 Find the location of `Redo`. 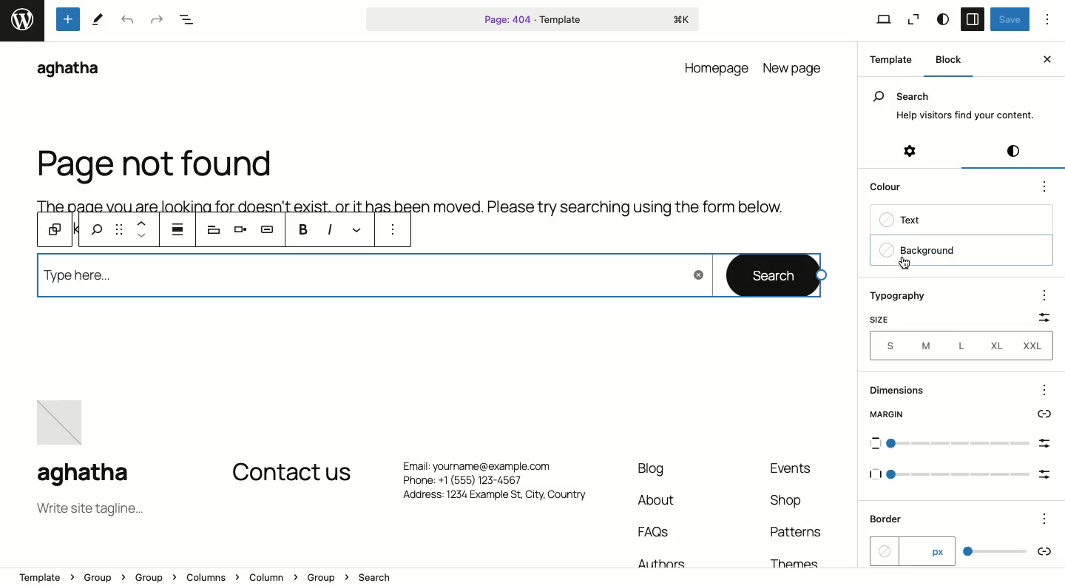

Redo is located at coordinates (155, 20).